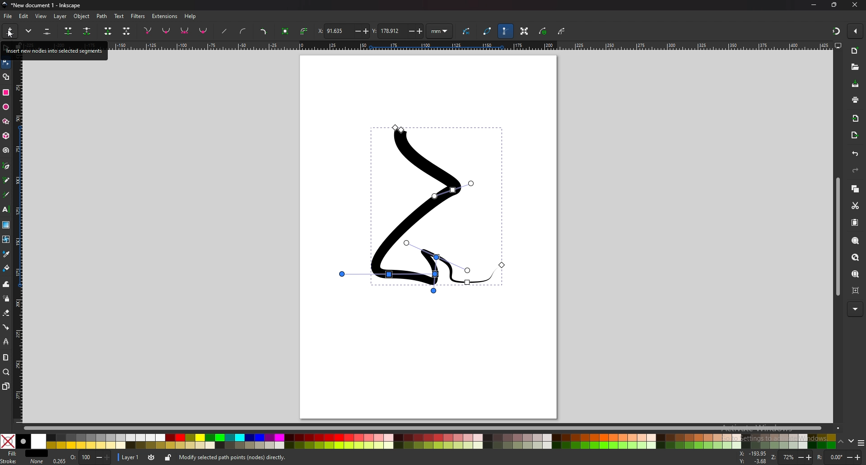  I want to click on rotate, so click(838, 456).